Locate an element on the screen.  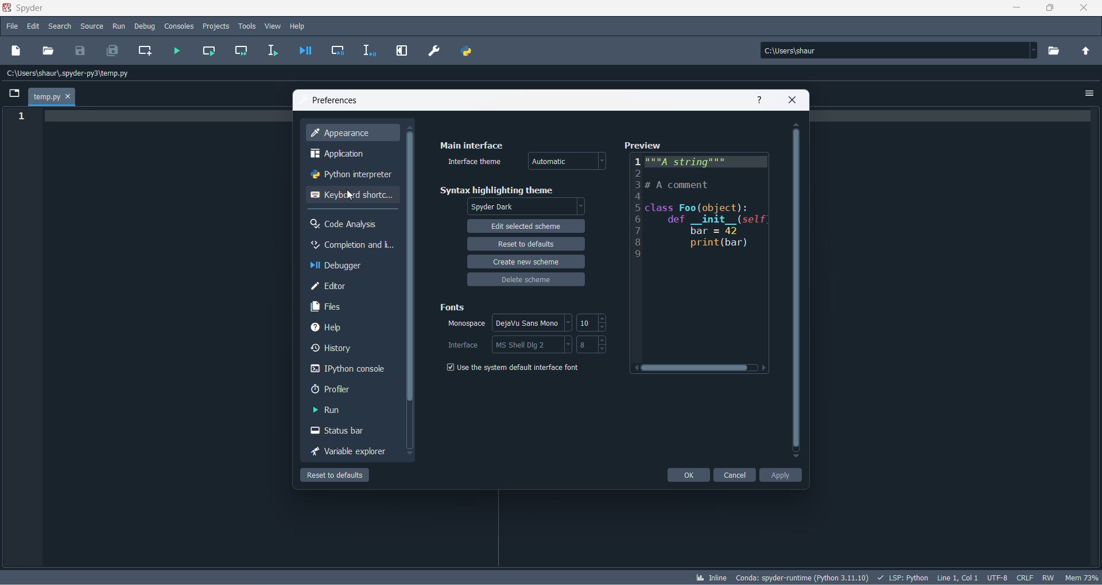
PYTHON PATH MANAGER is located at coordinates (466, 51).